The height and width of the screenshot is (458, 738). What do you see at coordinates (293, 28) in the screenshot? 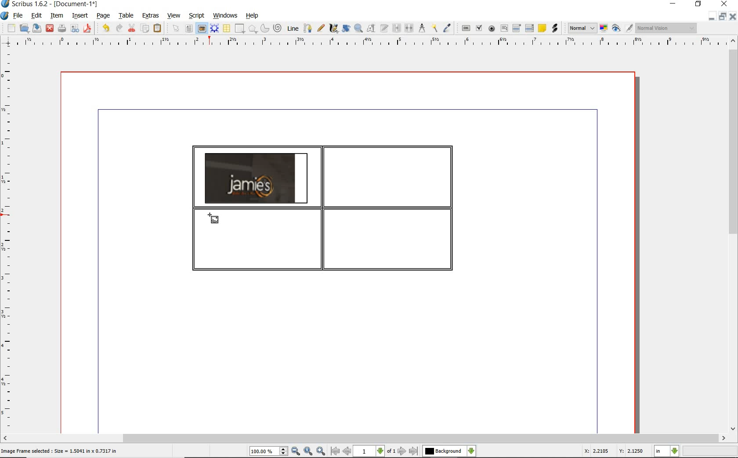
I see `line` at bounding box center [293, 28].